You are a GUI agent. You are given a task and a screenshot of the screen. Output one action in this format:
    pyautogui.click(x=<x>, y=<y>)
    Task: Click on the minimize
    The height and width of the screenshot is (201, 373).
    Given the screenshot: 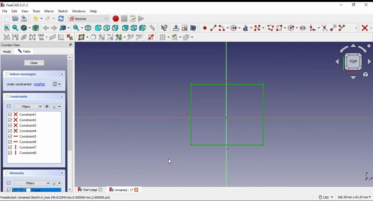 What is the action you would take?
    pyautogui.click(x=71, y=45)
    